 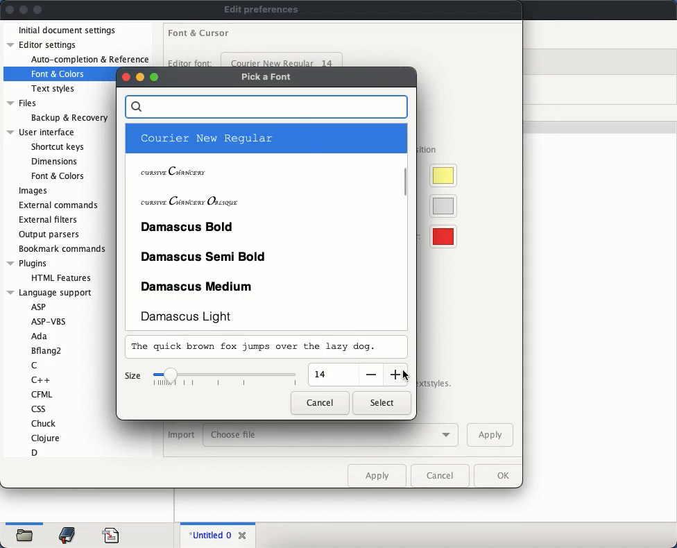 I want to click on untitled, so click(x=208, y=536).